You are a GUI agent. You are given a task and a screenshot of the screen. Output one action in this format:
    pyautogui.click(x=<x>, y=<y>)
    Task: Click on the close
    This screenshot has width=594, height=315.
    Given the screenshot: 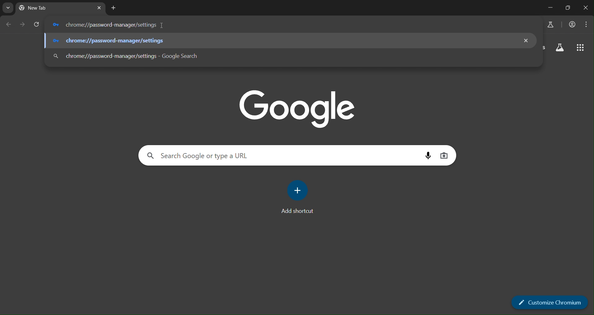 What is the action you would take?
    pyautogui.click(x=586, y=8)
    